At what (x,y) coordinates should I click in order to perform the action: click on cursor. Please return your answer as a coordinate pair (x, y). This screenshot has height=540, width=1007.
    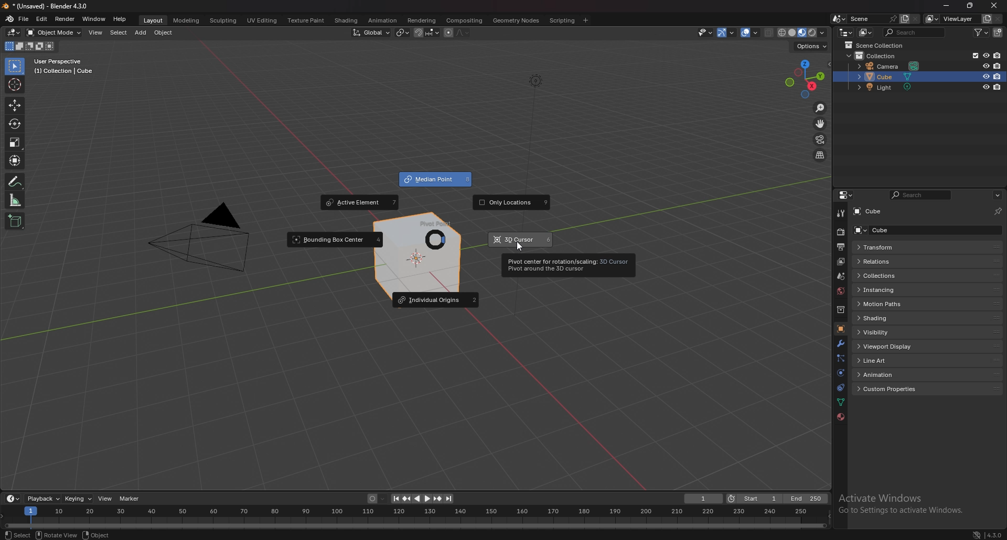
    Looking at the image, I should click on (14, 84).